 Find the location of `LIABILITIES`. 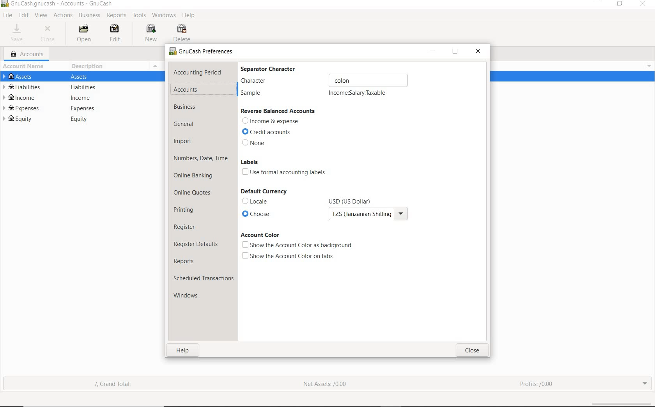

LIABILITIES is located at coordinates (23, 87).